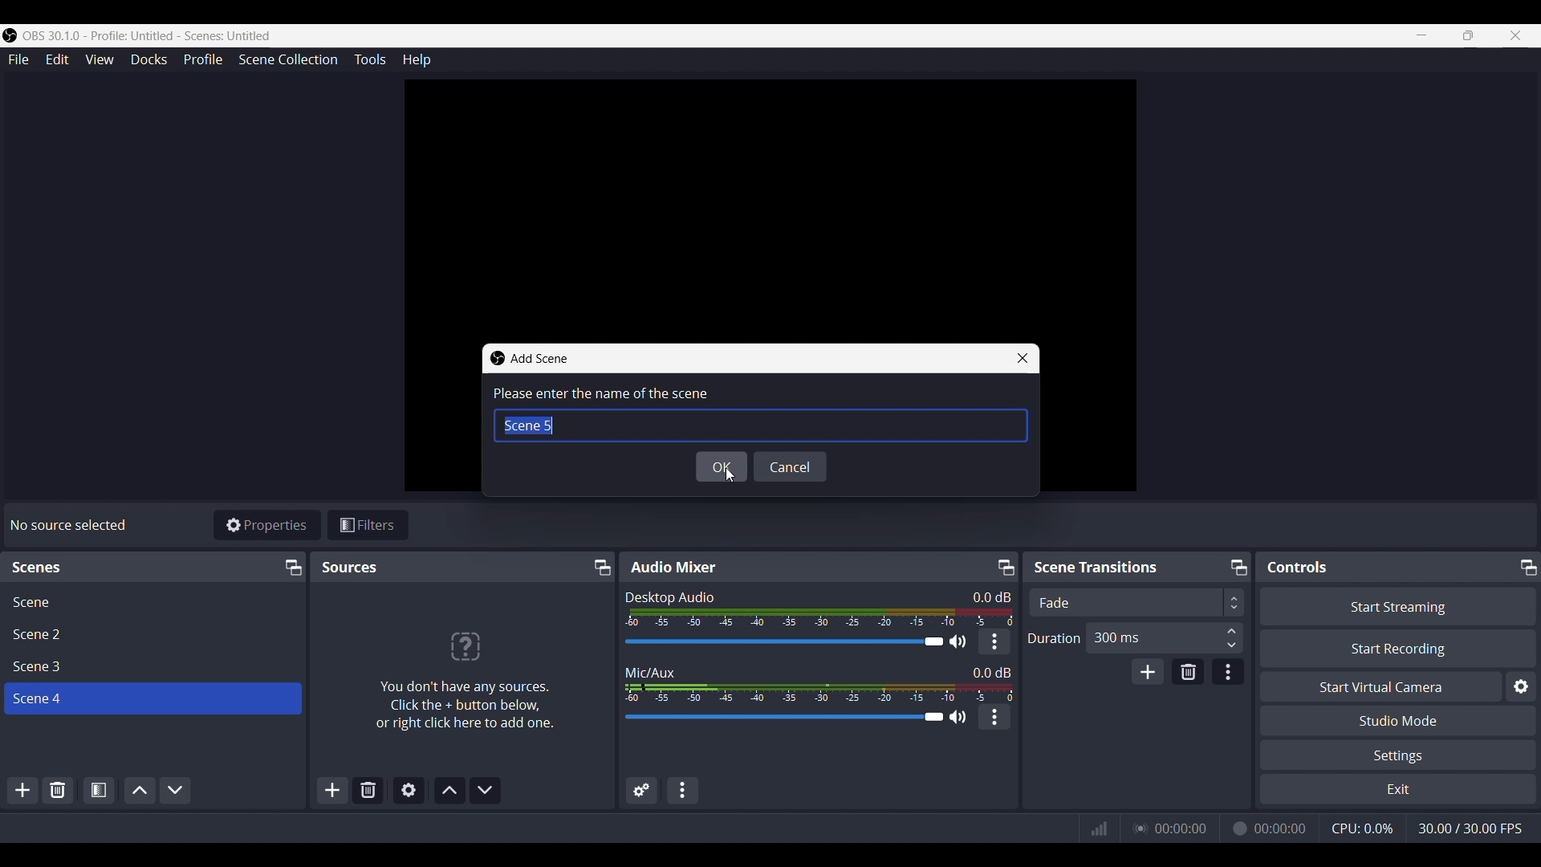 The height and width of the screenshot is (867, 1541). I want to click on 300 ms, so click(1166, 638).